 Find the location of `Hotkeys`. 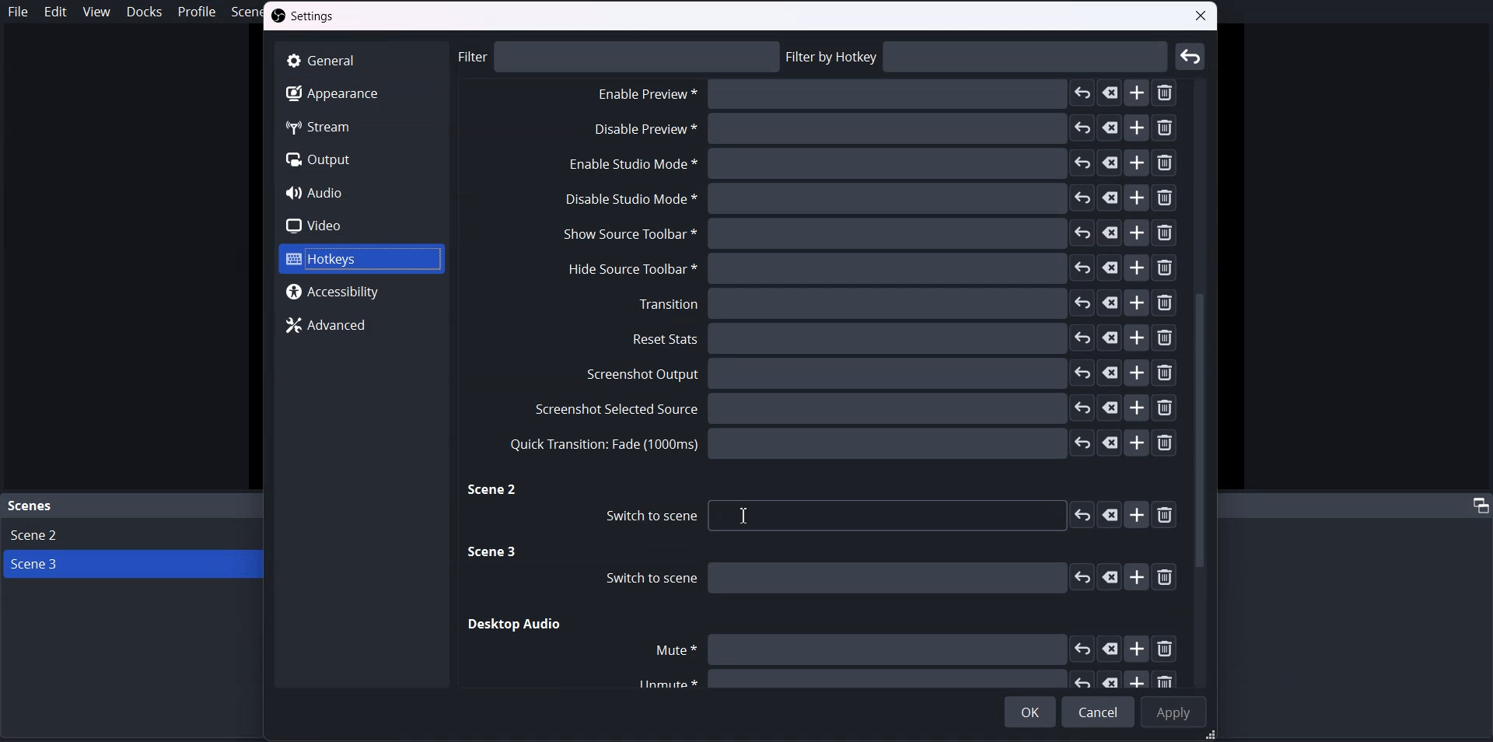

Hotkeys is located at coordinates (359, 260).